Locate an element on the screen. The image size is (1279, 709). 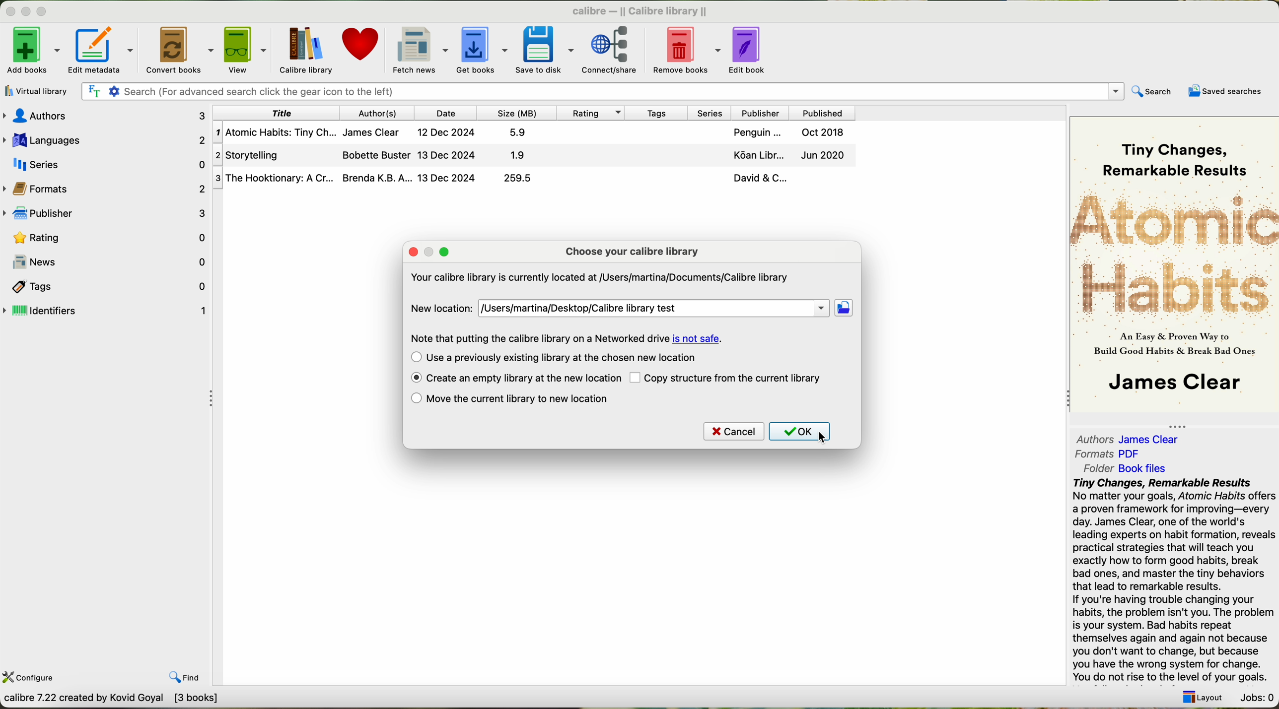
Tiny Changes, Remarkable Results
No matter your goals, Atomic Habits o
a proven framework for improving—ev
day. James Clear, one of the world's
leading experts on habit formation, rex
practical strategies that will teach you
exactly how to form good habits, brea
bad ones, and master the tiny behavio
that lead to remarkable results.

If you're having trouble changing your
habits, the problem isn't you. The prok
is your system. Bad habits repeat
themselves again and again not becat
you don't want to change, but becaus
vou have the wrona svstem for chanas is located at coordinates (1173, 579).